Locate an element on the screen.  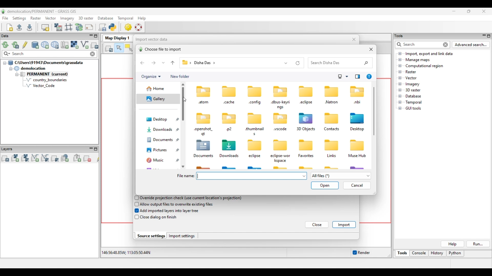
GRASS manual is located at coordinates (138, 27).